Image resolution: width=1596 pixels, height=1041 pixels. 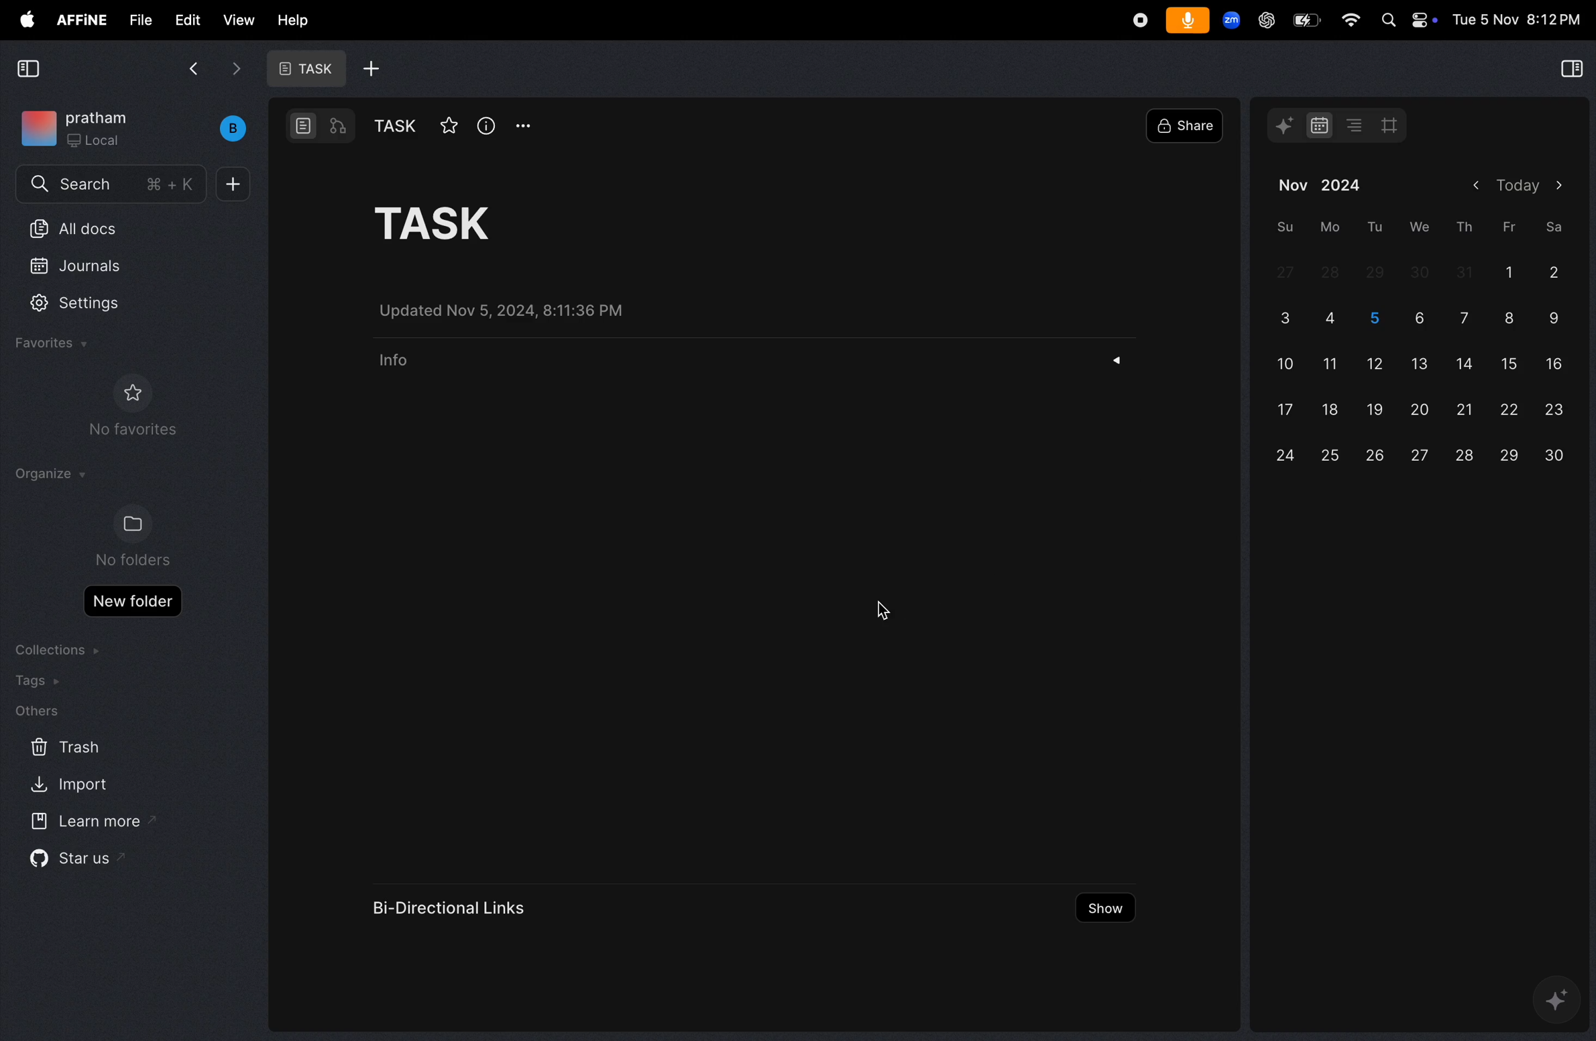 I want to click on apple widgets, so click(x=1409, y=21).